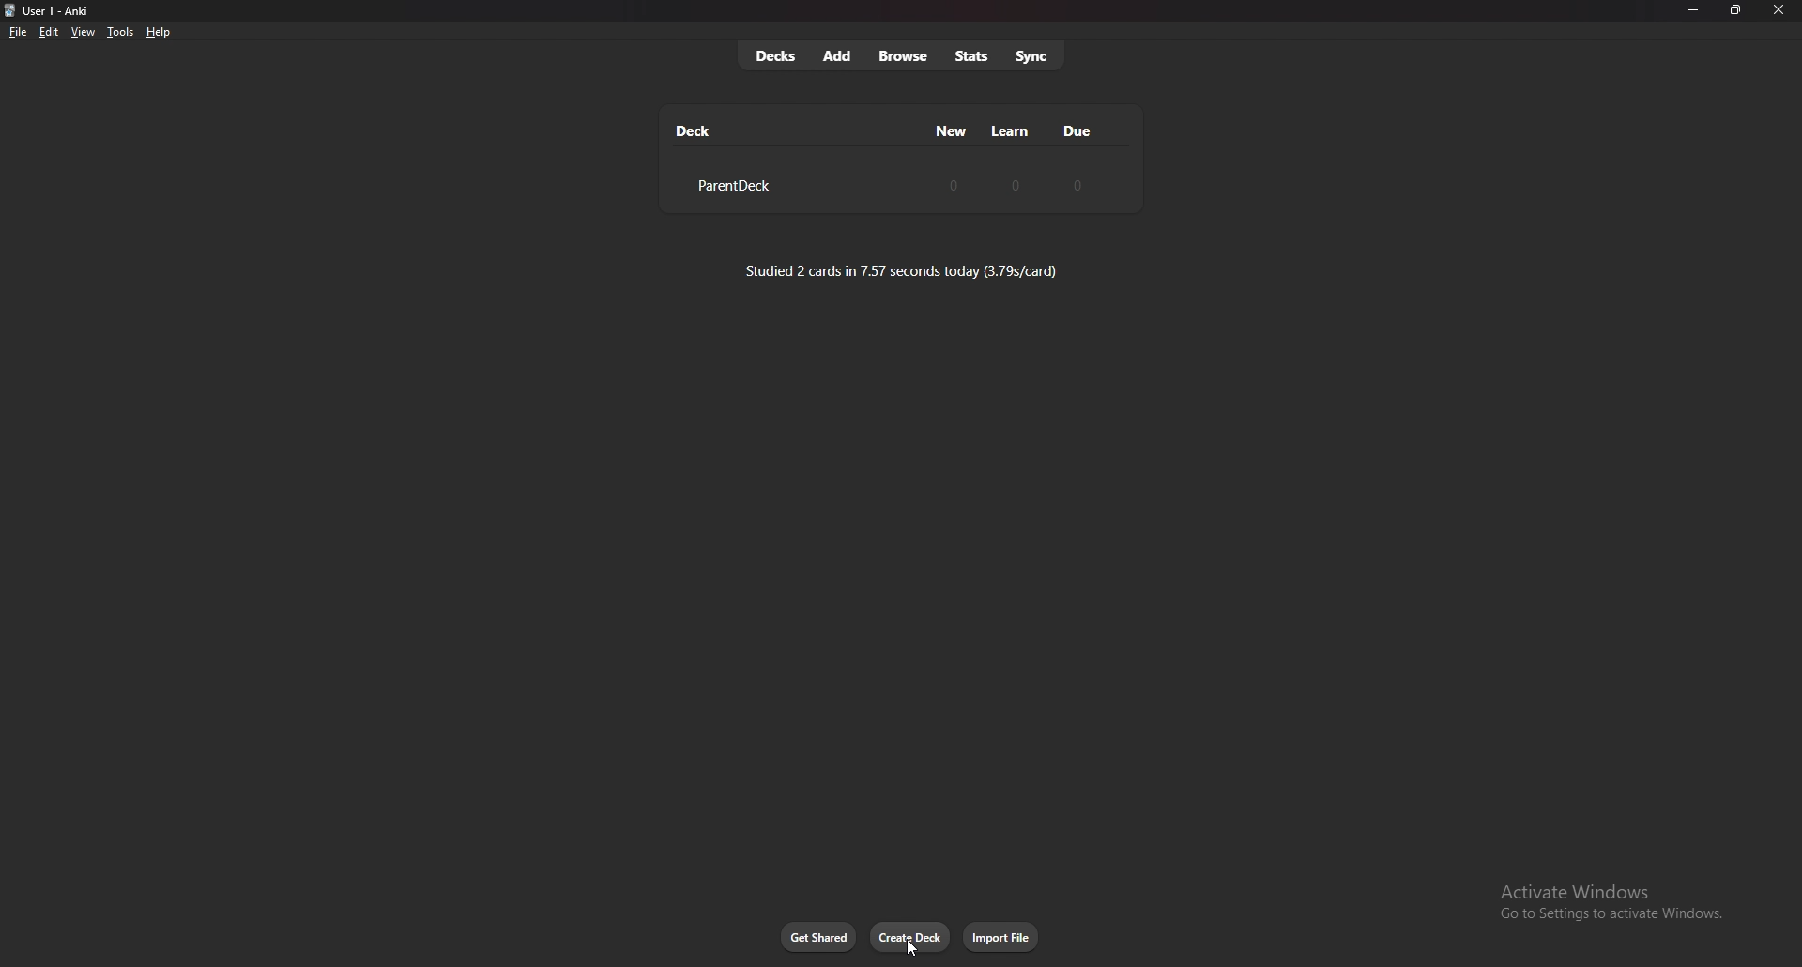  I want to click on minimize, so click(1692, 10).